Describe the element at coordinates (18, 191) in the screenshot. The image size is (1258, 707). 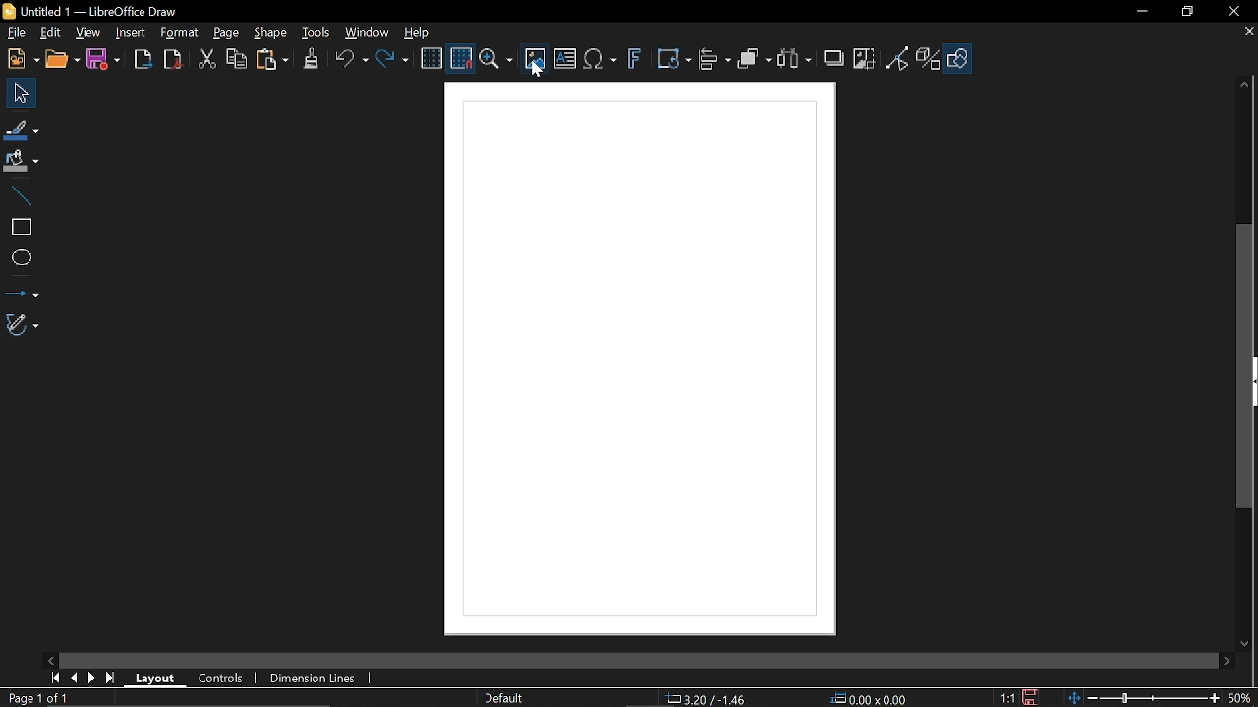
I see `Line` at that location.